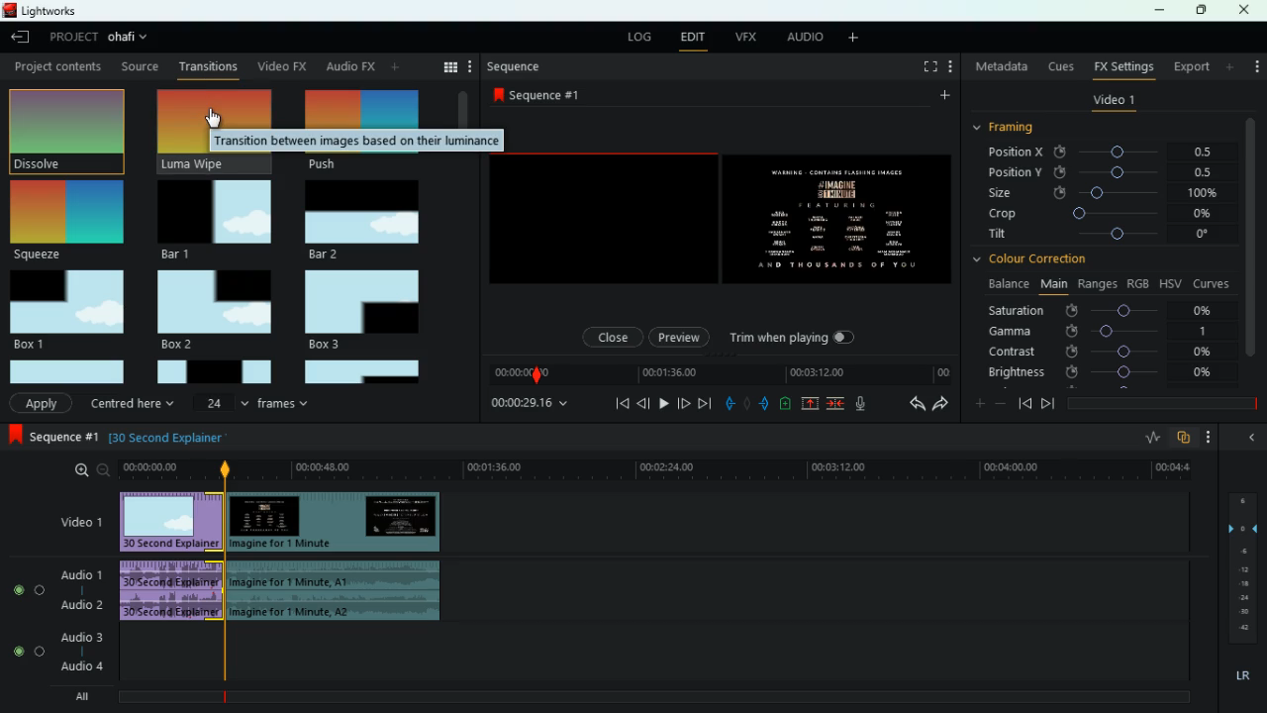  I want to click on audio 3, so click(78, 639).